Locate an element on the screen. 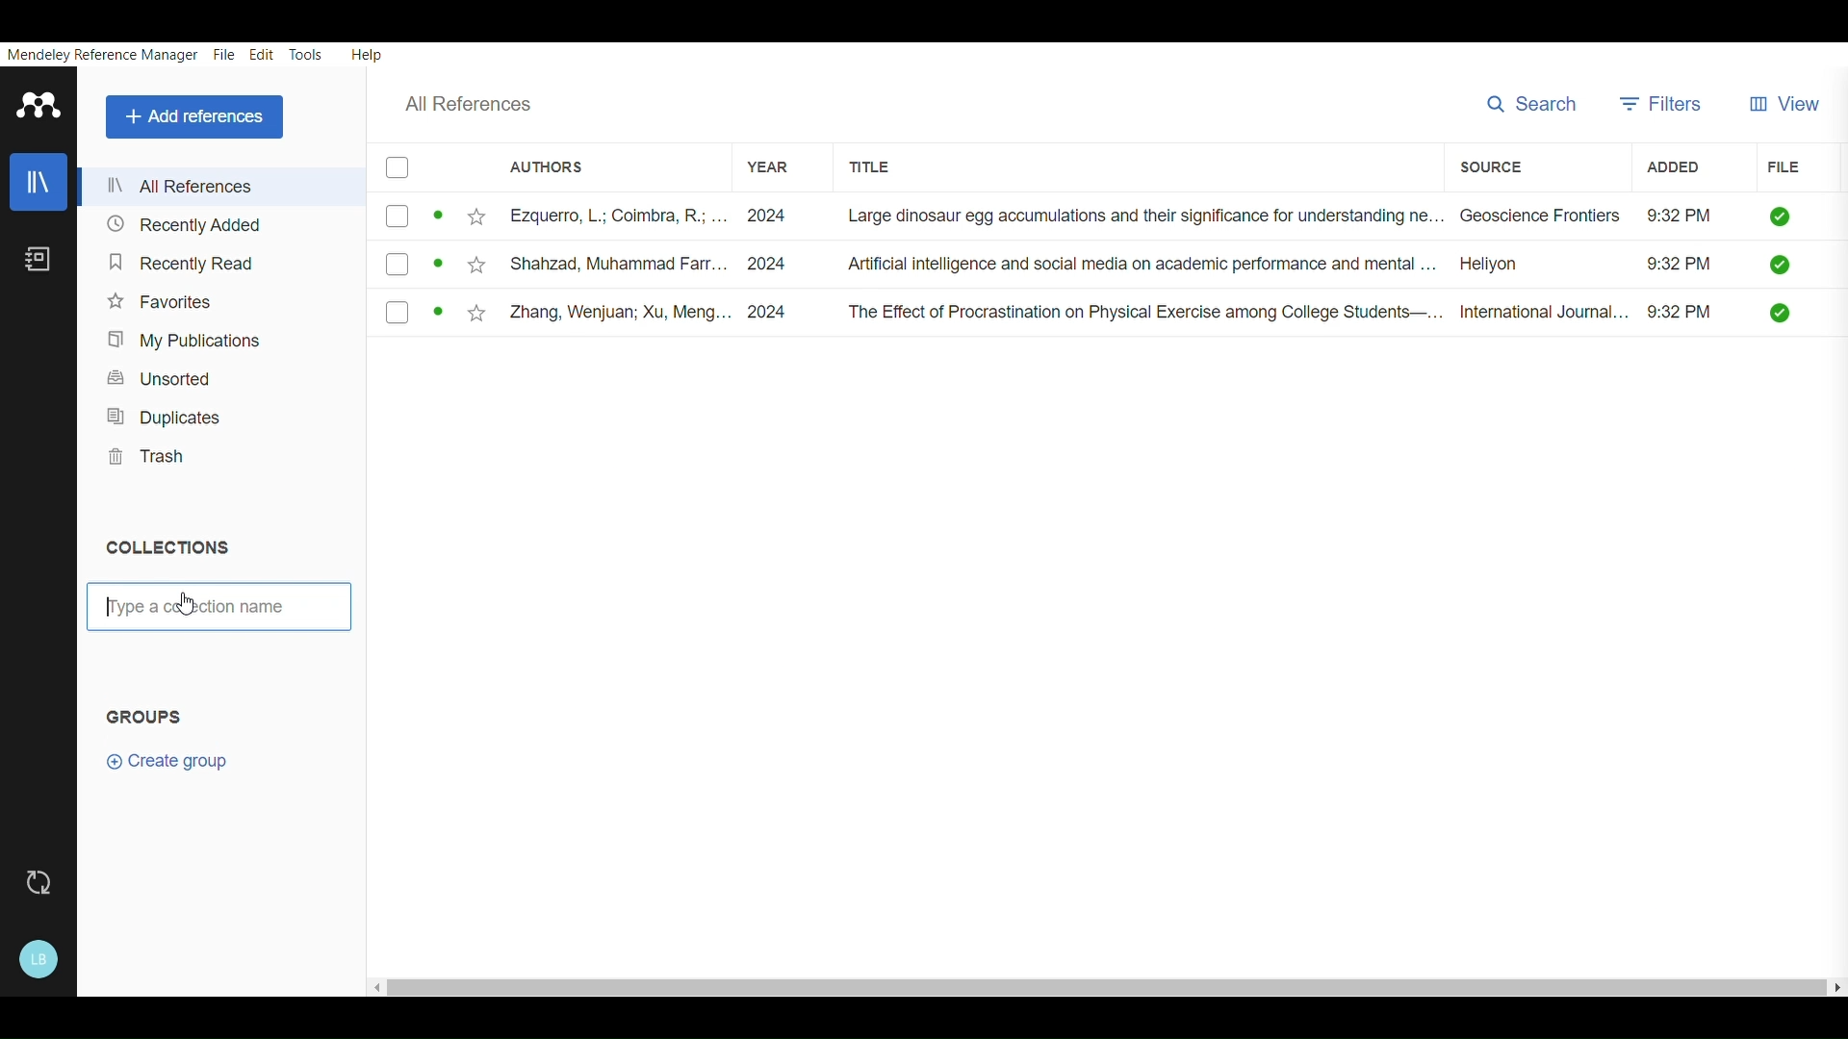  Mendeley Reference Manager is located at coordinates (99, 54).